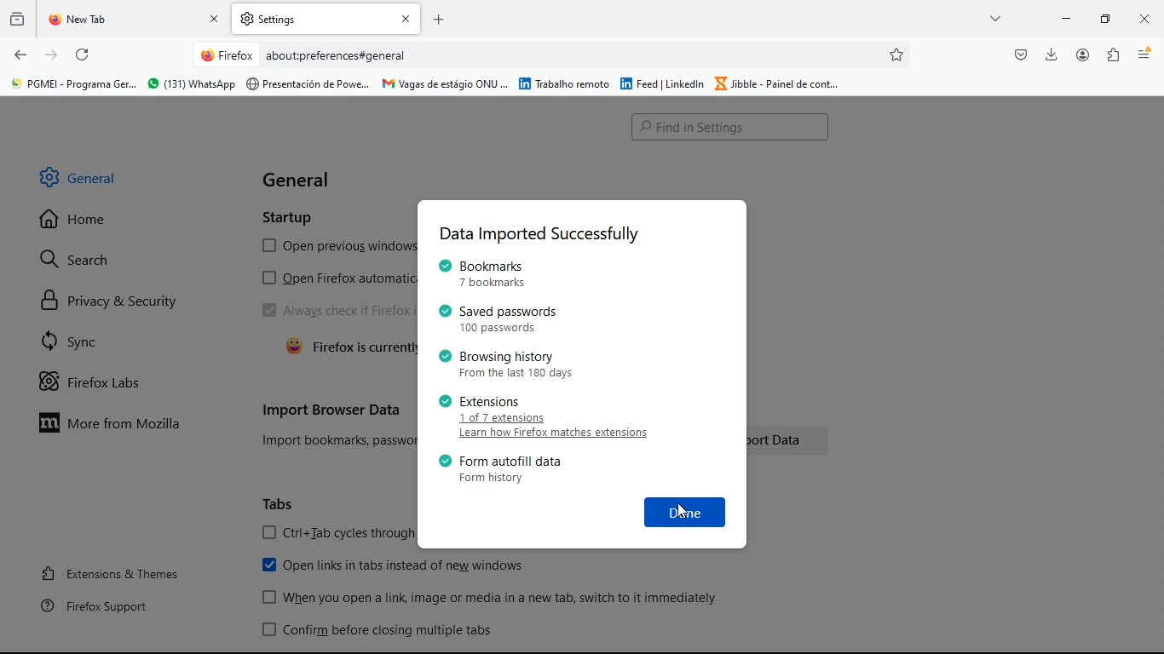 Image resolution: width=1164 pixels, height=654 pixels. I want to click on Firefox, so click(227, 54).